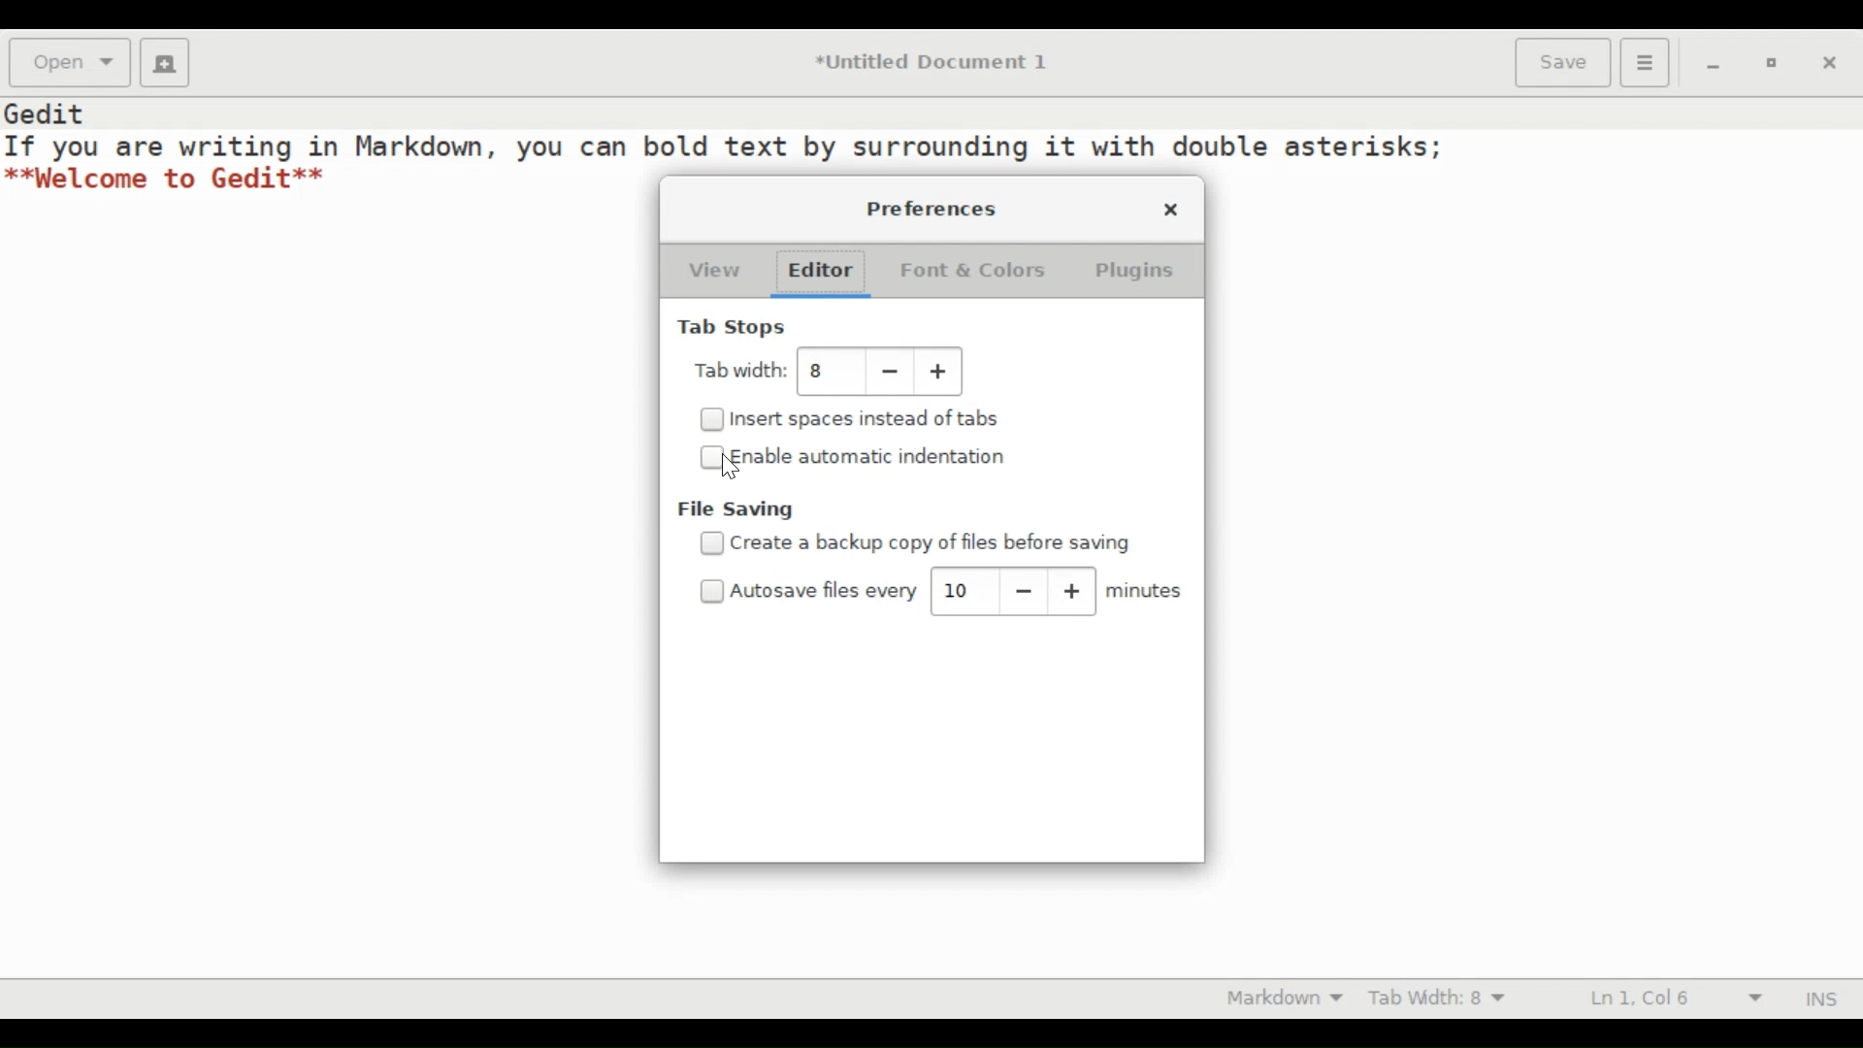 This screenshot has height=1048, width=1863. Describe the element at coordinates (165, 62) in the screenshot. I see `Create a new Document` at that location.